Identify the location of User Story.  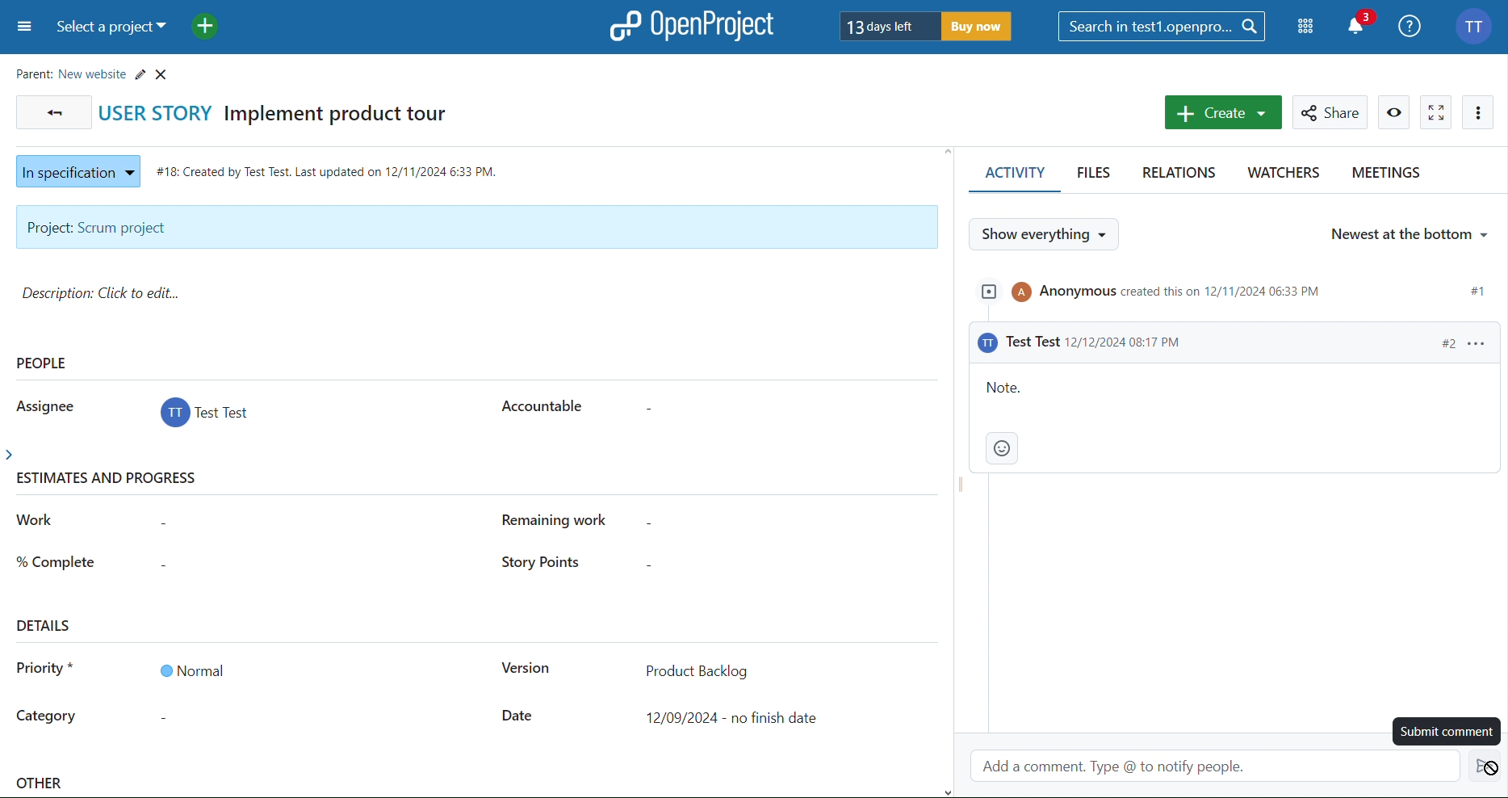
(283, 111).